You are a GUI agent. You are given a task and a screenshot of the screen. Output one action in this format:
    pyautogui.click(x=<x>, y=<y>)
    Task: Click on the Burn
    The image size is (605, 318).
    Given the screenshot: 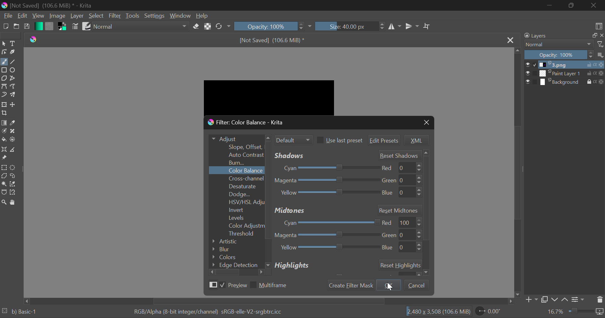 What is the action you would take?
    pyautogui.click(x=238, y=162)
    